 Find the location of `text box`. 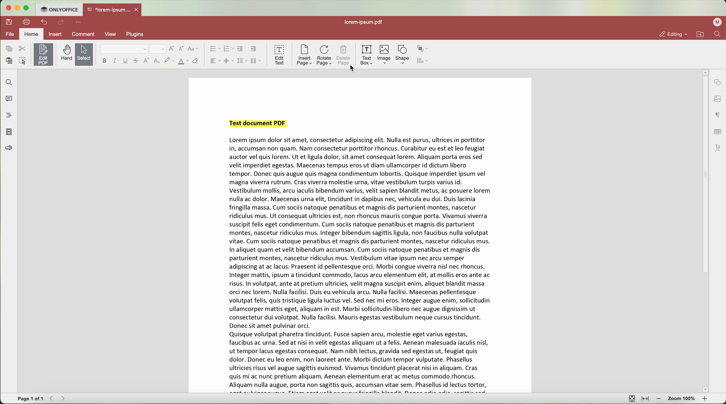

text box is located at coordinates (365, 55).